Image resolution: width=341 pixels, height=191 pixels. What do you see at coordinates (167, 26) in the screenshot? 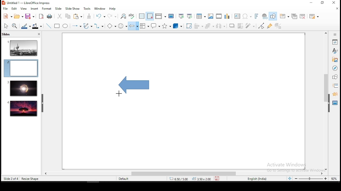
I see `stars and banners` at bounding box center [167, 26].